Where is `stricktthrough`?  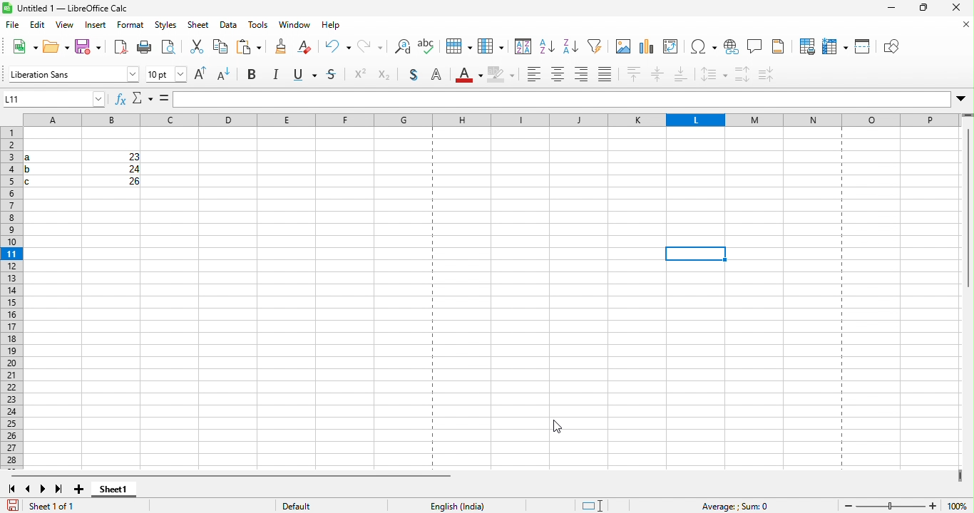
stricktthrough is located at coordinates (334, 76).